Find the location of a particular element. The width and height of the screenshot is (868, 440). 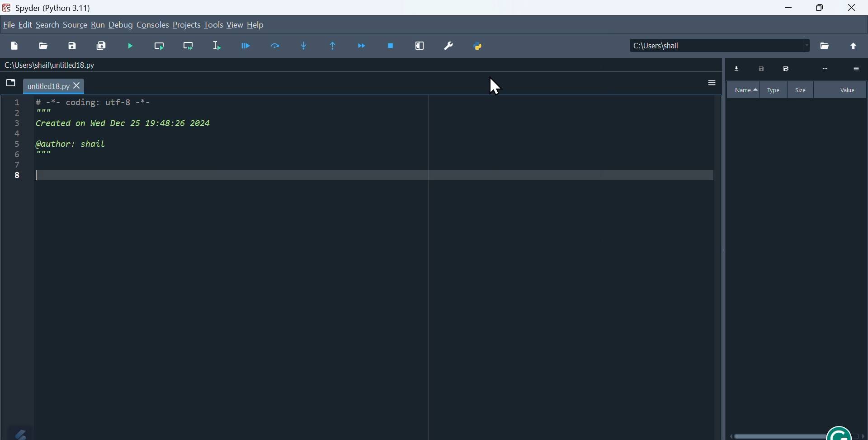

Consoles is located at coordinates (154, 24).